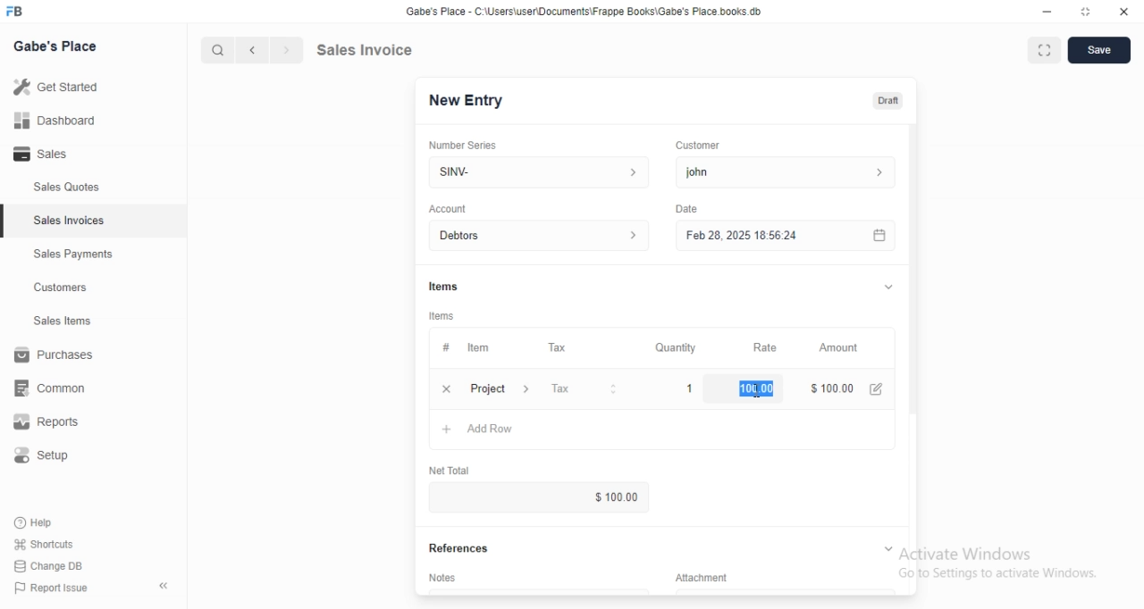 The width and height of the screenshot is (1144, 609). Describe the element at coordinates (448, 208) in the screenshot. I see `‘Account` at that location.